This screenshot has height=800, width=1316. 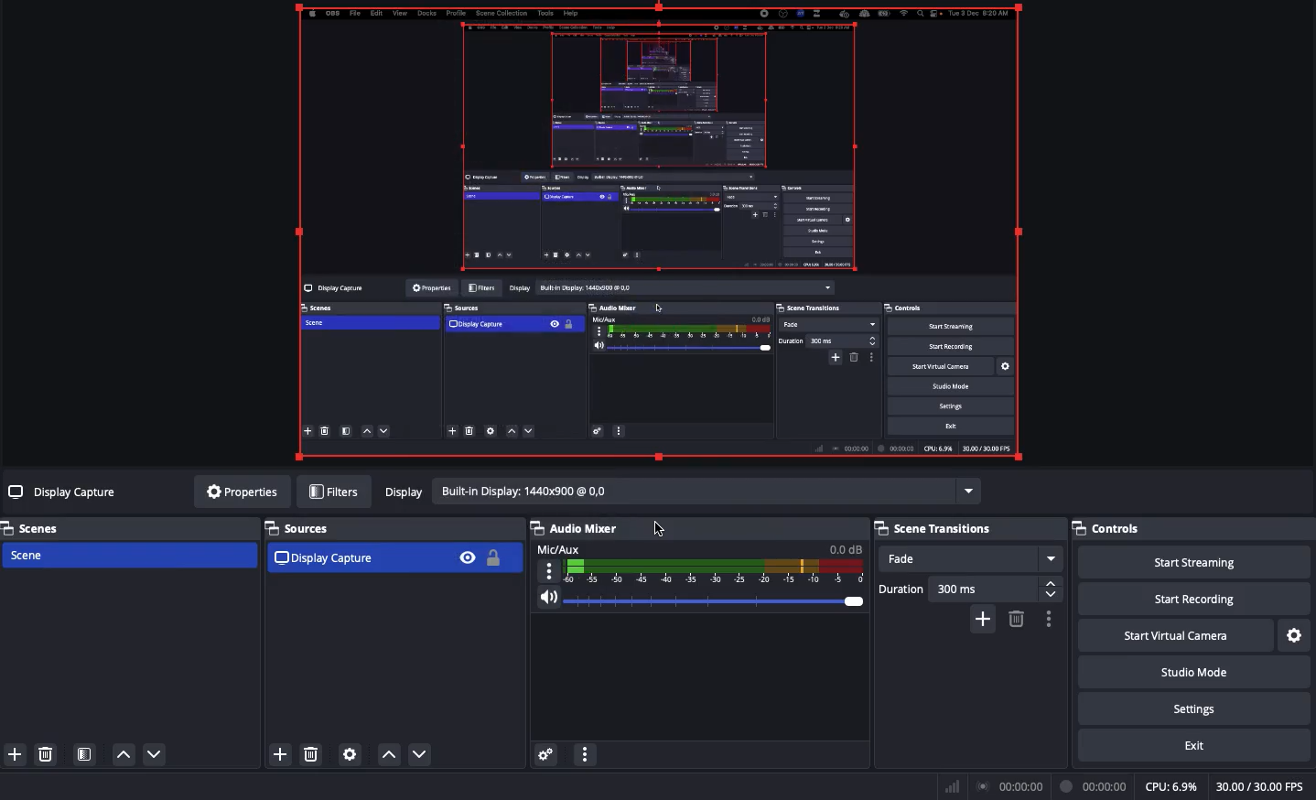 I want to click on Move down, so click(x=154, y=756).